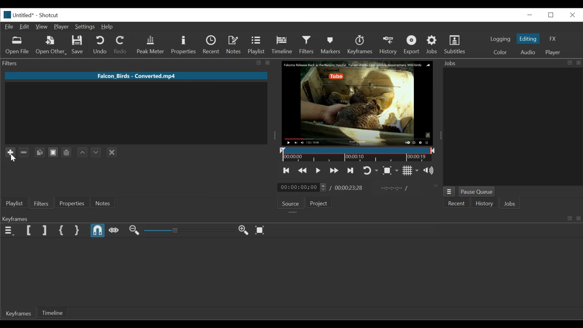 This screenshot has height=328, width=583. Describe the element at coordinates (104, 203) in the screenshot. I see `Notes` at that location.